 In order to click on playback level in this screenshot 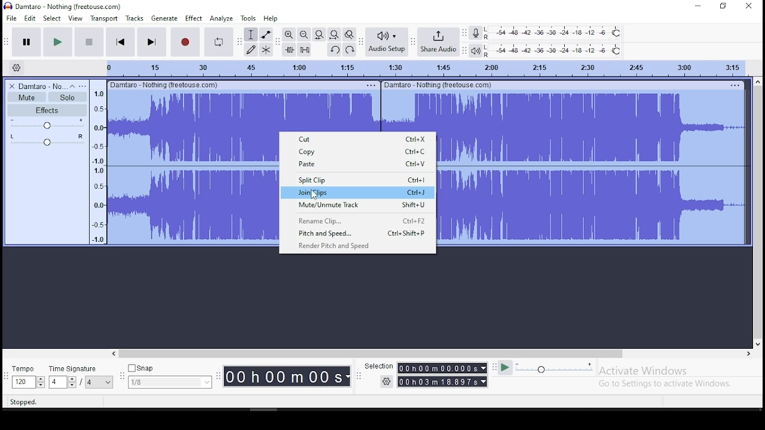, I will do `click(556, 50)`.